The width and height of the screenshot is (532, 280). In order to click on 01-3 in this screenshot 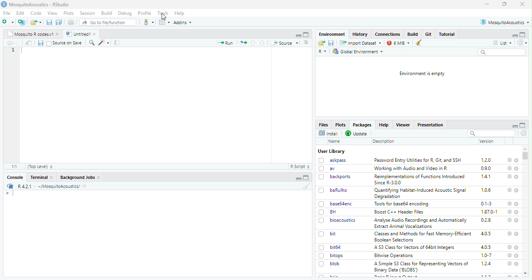, I will do `click(486, 203)`.